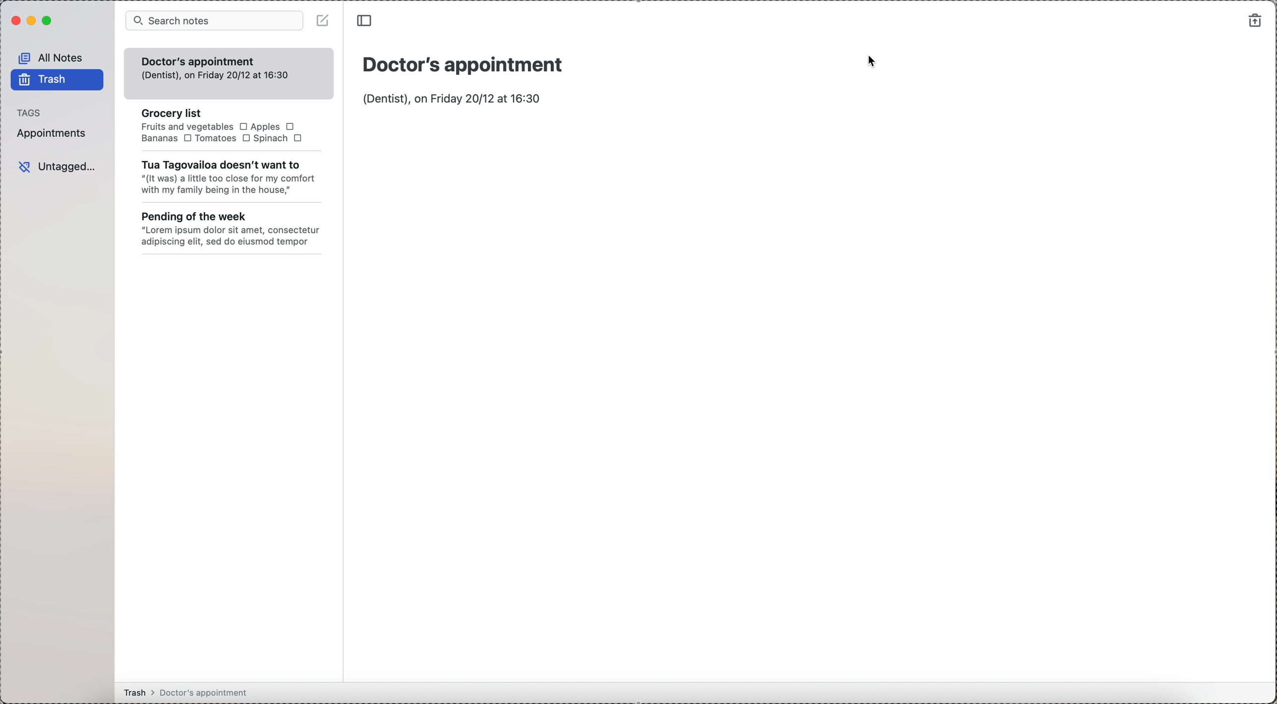 The height and width of the screenshot is (704, 1277). I want to click on maximize Simplenote, so click(48, 20).